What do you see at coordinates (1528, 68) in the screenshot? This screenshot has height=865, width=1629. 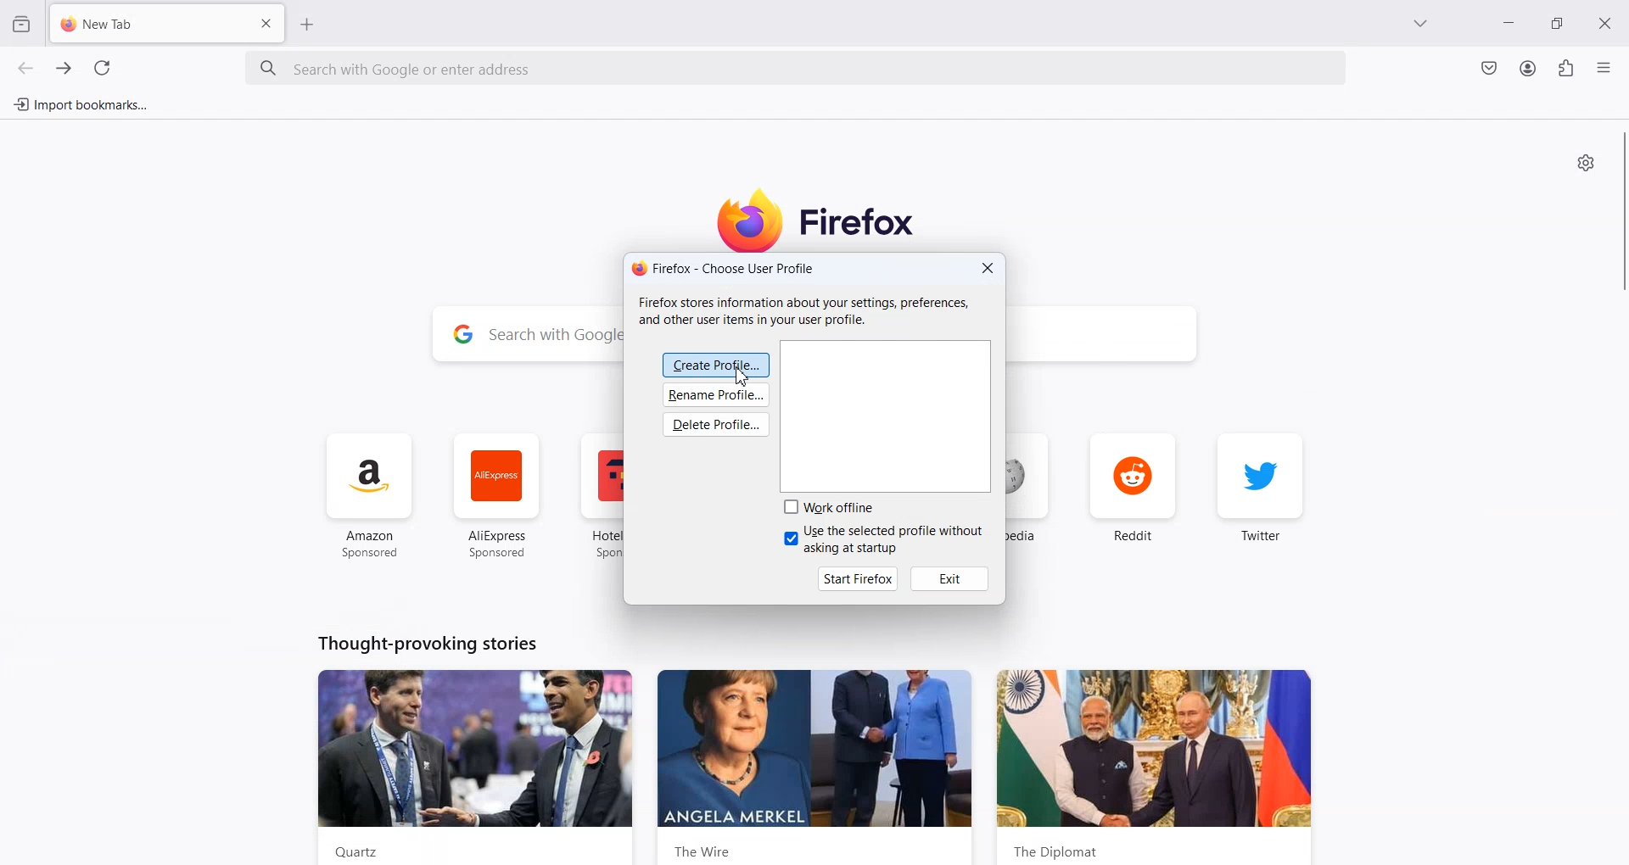 I see `Account` at bounding box center [1528, 68].